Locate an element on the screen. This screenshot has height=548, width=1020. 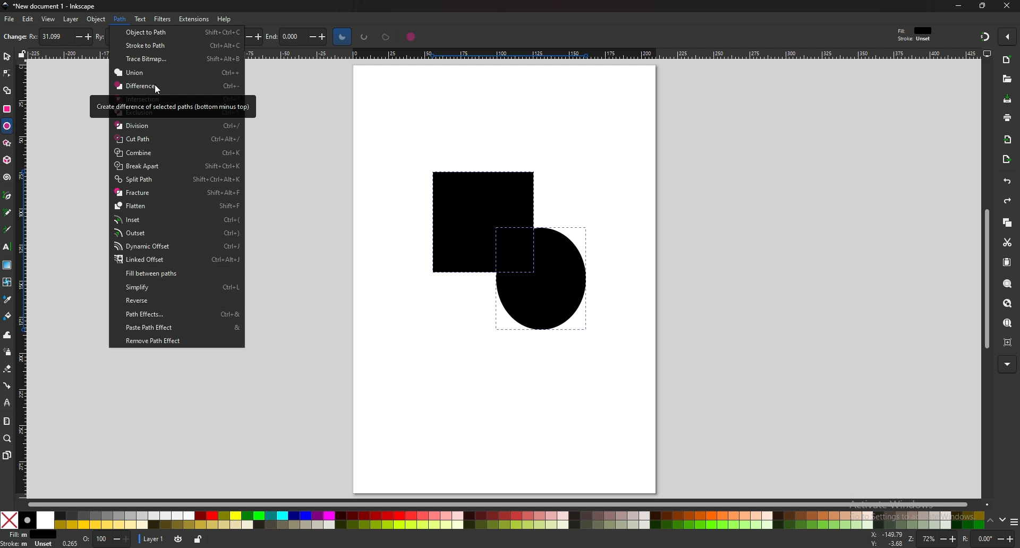
title is located at coordinates (48, 6).